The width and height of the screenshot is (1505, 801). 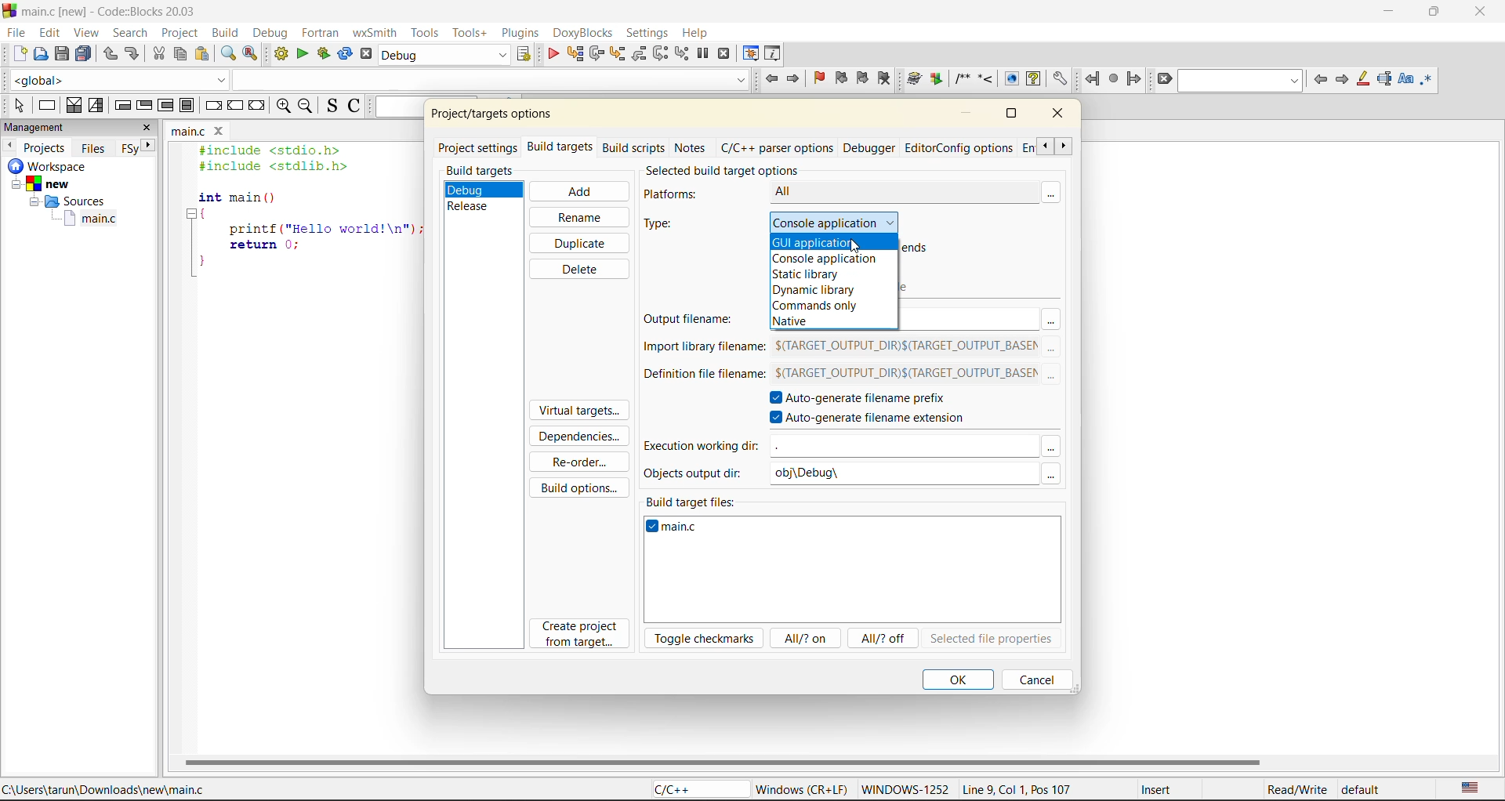 What do you see at coordinates (583, 489) in the screenshot?
I see `build options` at bounding box center [583, 489].